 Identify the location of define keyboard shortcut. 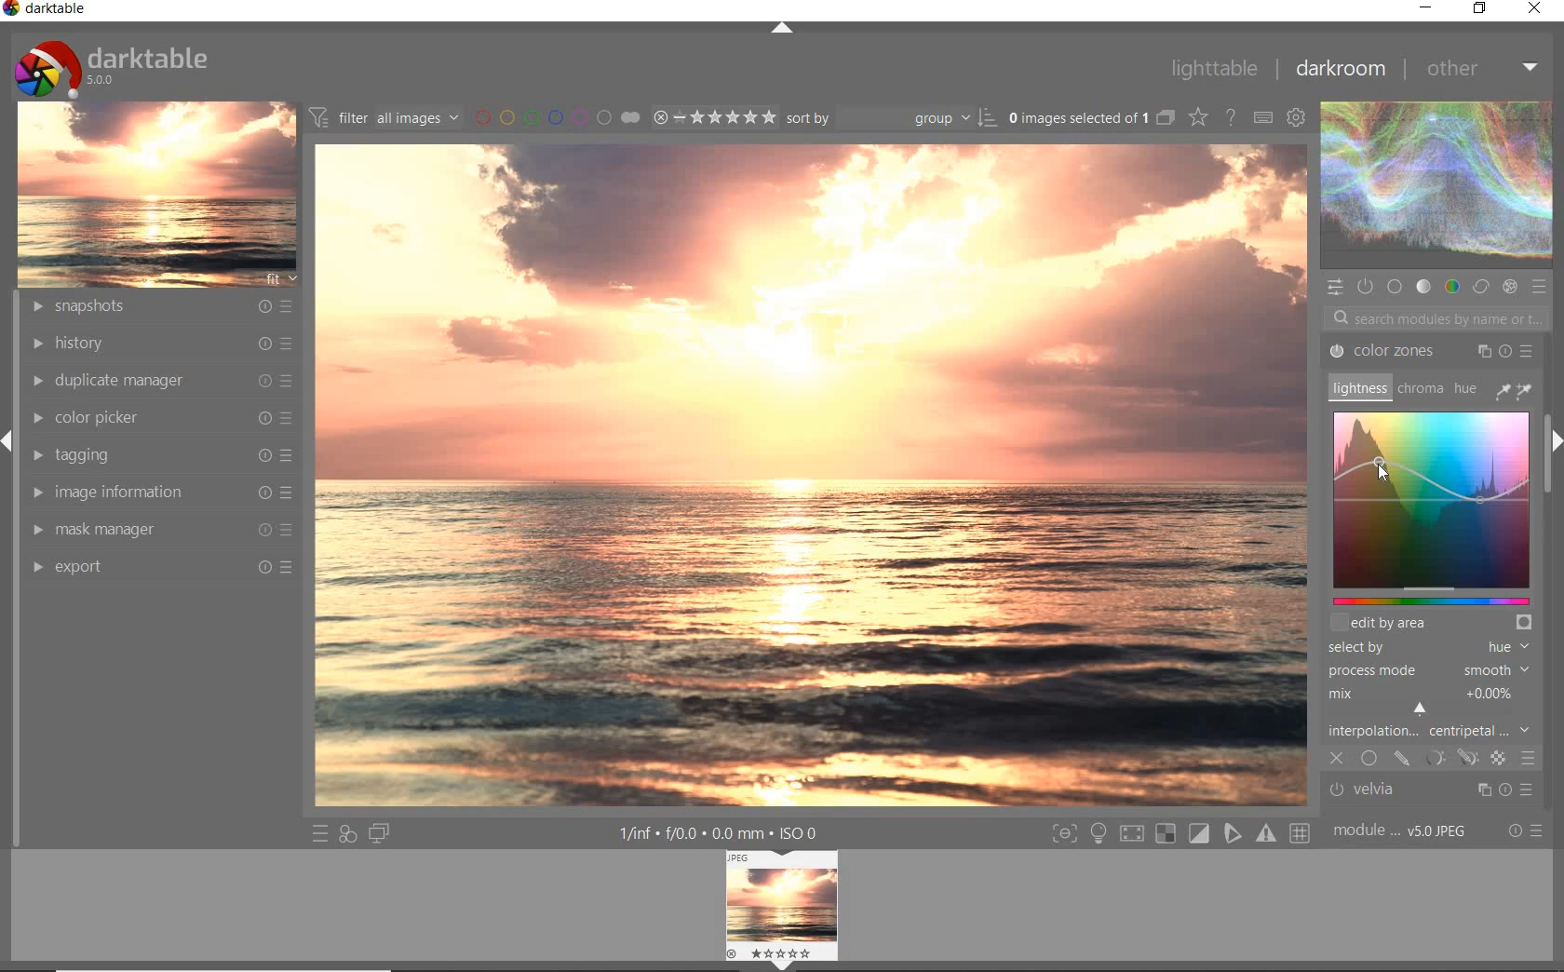
(1261, 116).